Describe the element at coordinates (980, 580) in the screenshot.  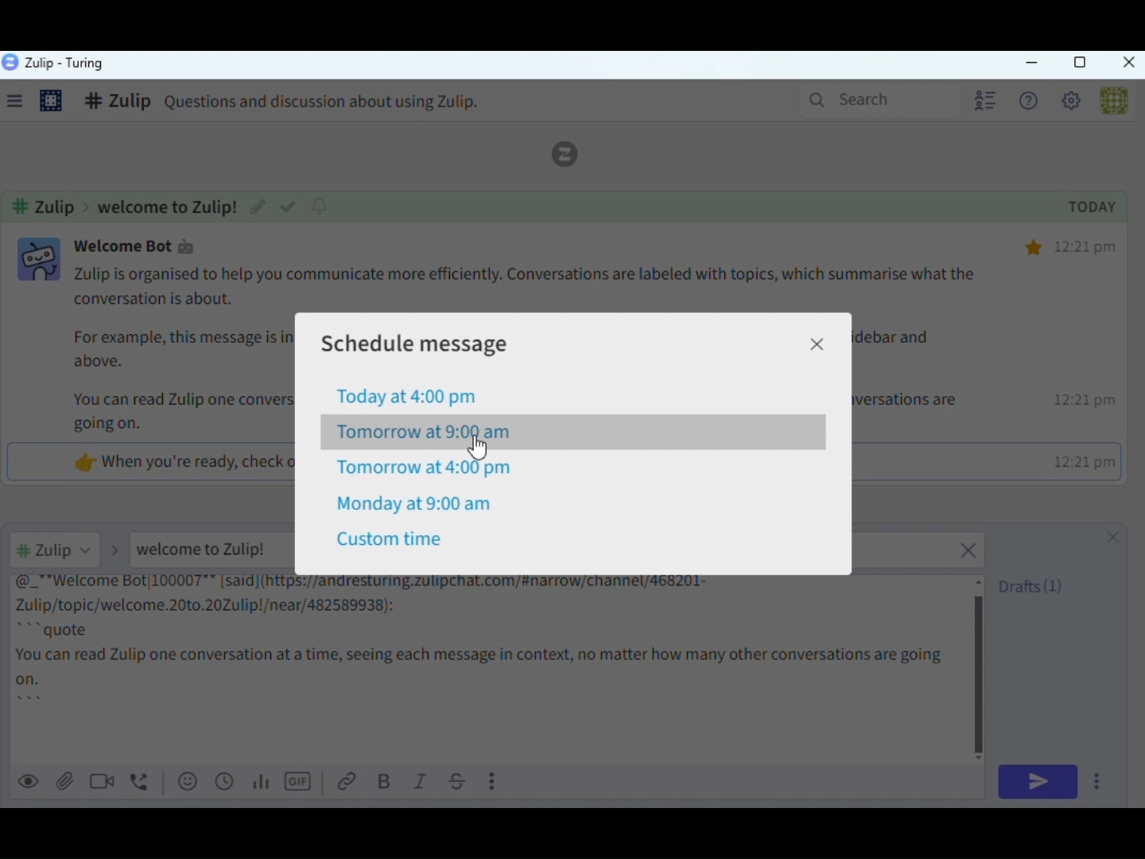
I see `Up` at that location.